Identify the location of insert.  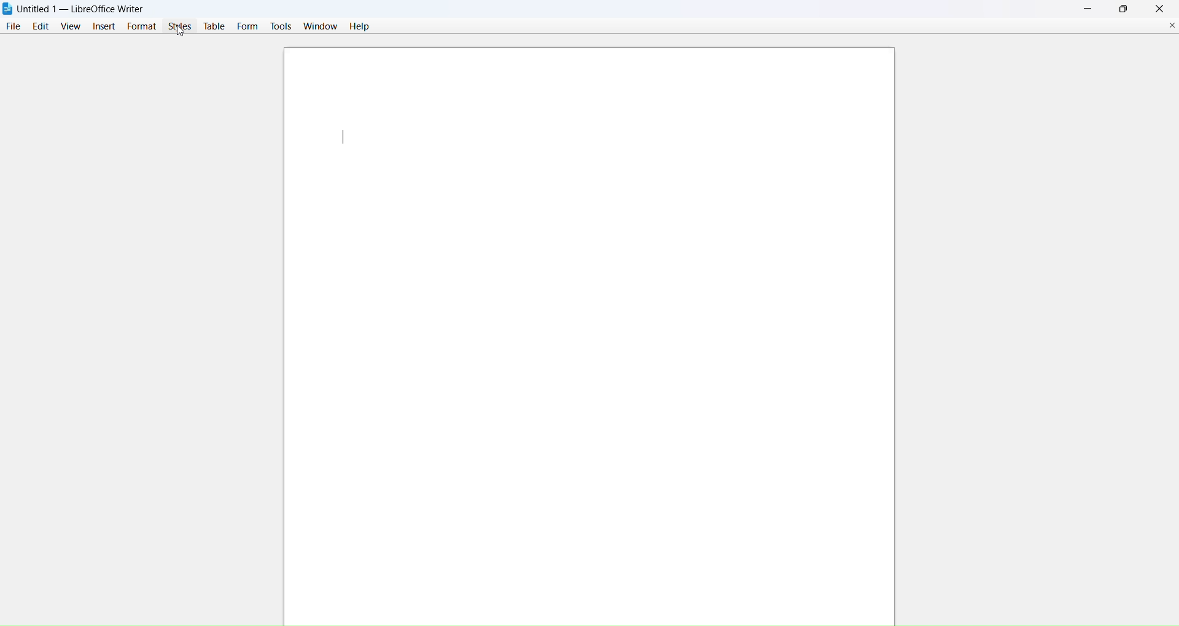
(104, 25).